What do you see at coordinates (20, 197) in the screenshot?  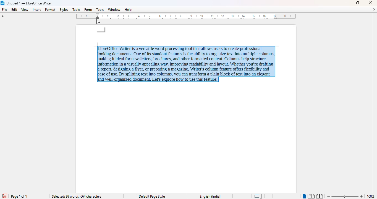 I see `page 1 of 1` at bounding box center [20, 197].